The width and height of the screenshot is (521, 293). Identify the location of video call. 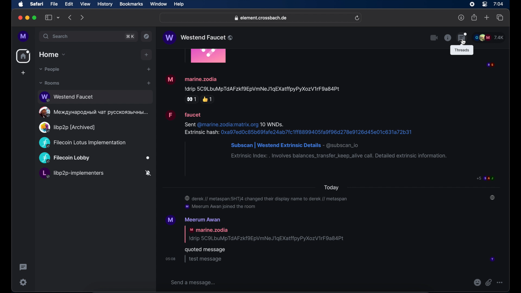
(434, 38).